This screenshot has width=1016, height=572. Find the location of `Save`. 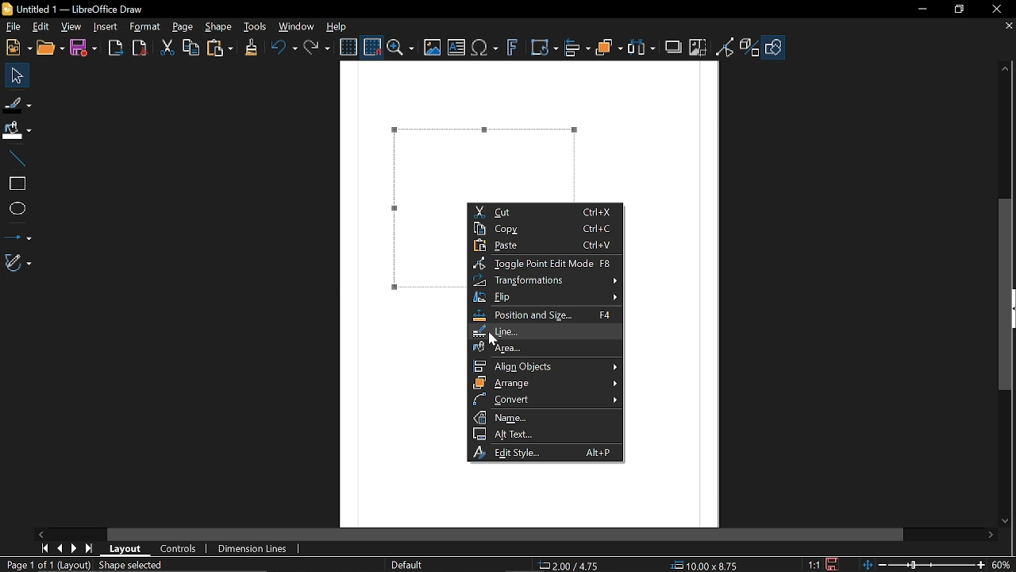

Save is located at coordinates (833, 564).